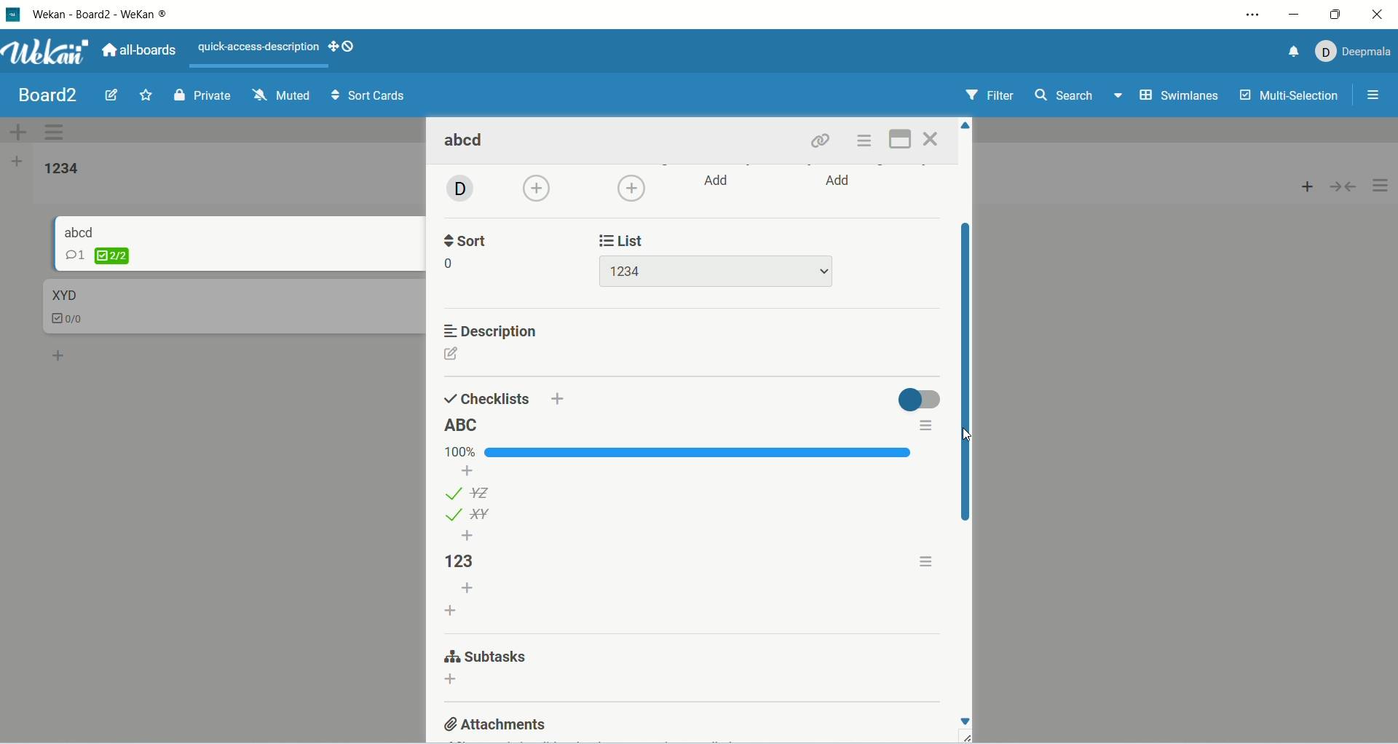  Describe the element at coordinates (626, 239) in the screenshot. I see `list` at that location.